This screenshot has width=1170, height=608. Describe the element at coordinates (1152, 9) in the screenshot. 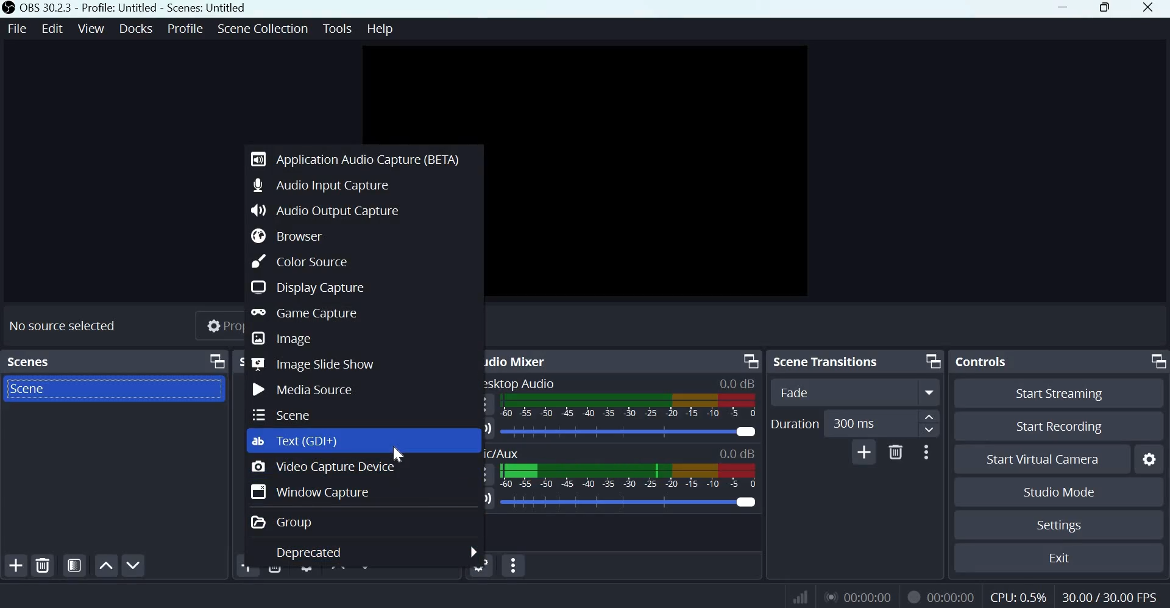

I see `Close` at that location.